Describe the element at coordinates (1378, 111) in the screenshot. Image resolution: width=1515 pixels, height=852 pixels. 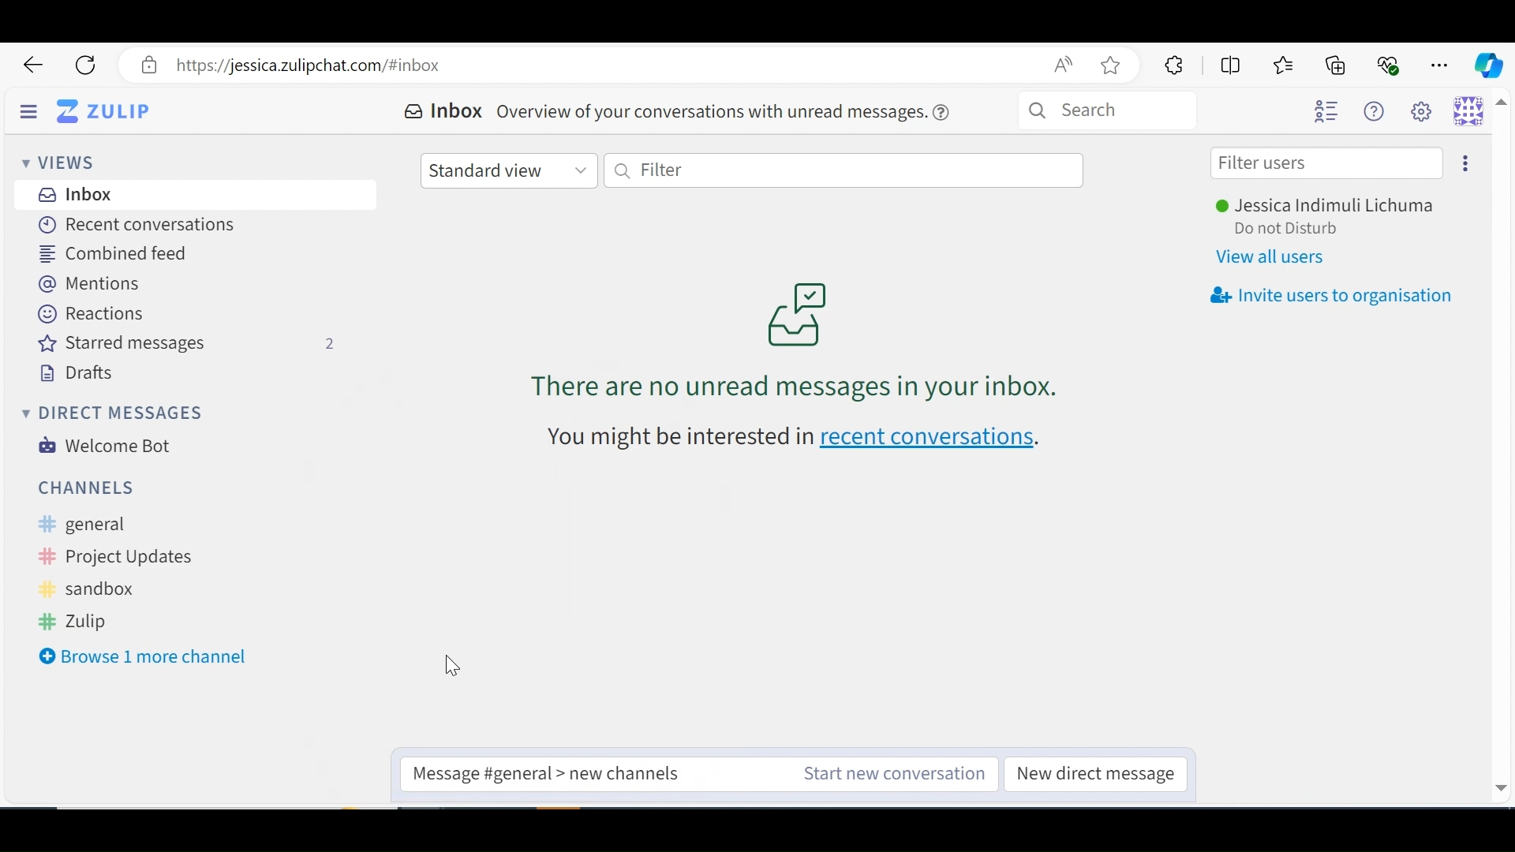
I see `Help menu` at that location.